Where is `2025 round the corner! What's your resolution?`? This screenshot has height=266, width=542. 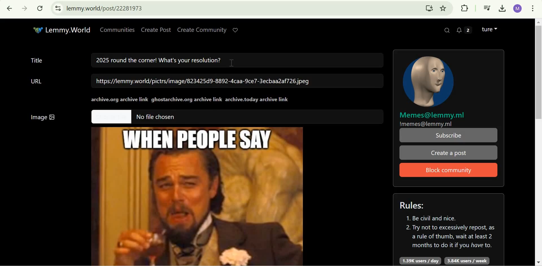 2025 round the corner! What's your resolution? is located at coordinates (159, 61).